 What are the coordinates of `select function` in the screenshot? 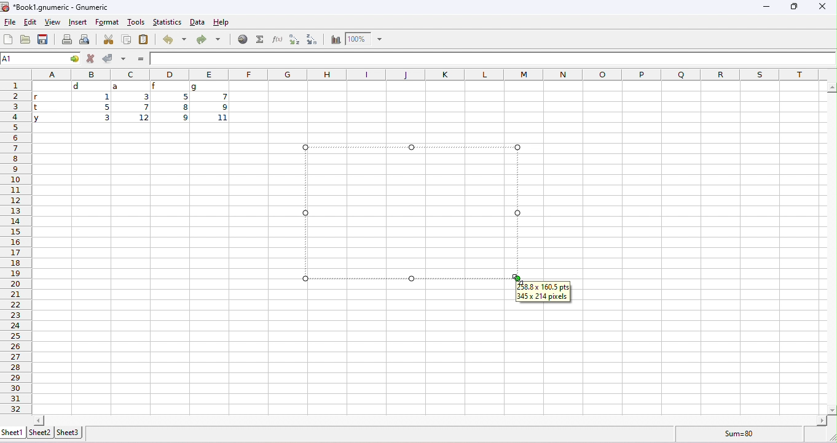 It's located at (259, 39).